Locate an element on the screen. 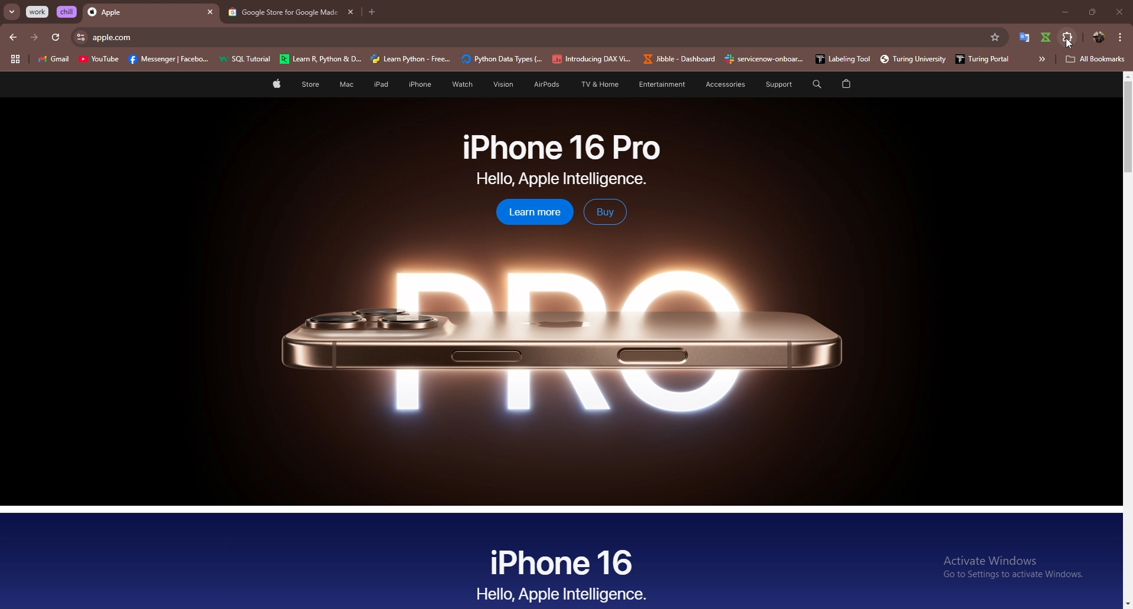  Lean more is located at coordinates (528, 213).